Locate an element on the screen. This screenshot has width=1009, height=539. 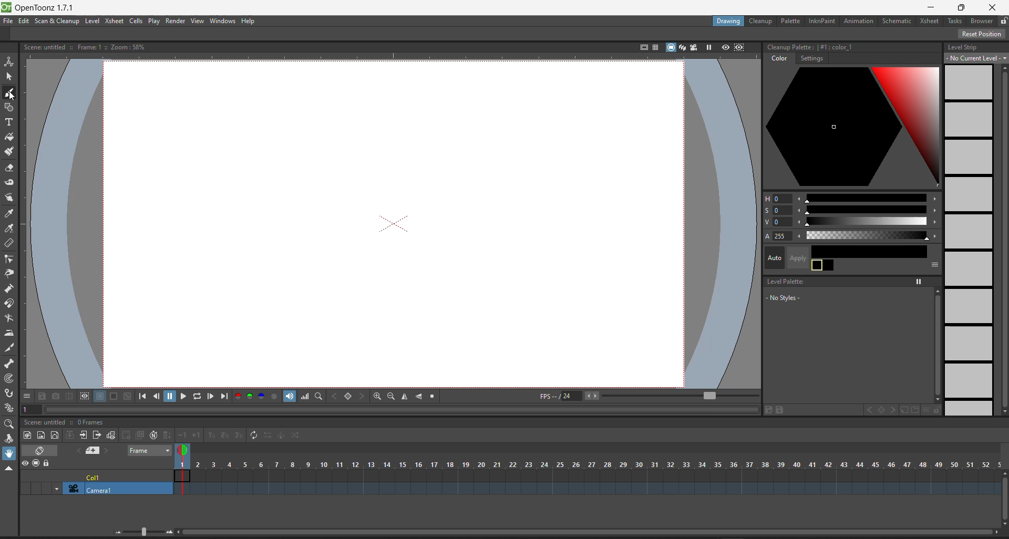
vertical scroll bar is located at coordinates (938, 345).